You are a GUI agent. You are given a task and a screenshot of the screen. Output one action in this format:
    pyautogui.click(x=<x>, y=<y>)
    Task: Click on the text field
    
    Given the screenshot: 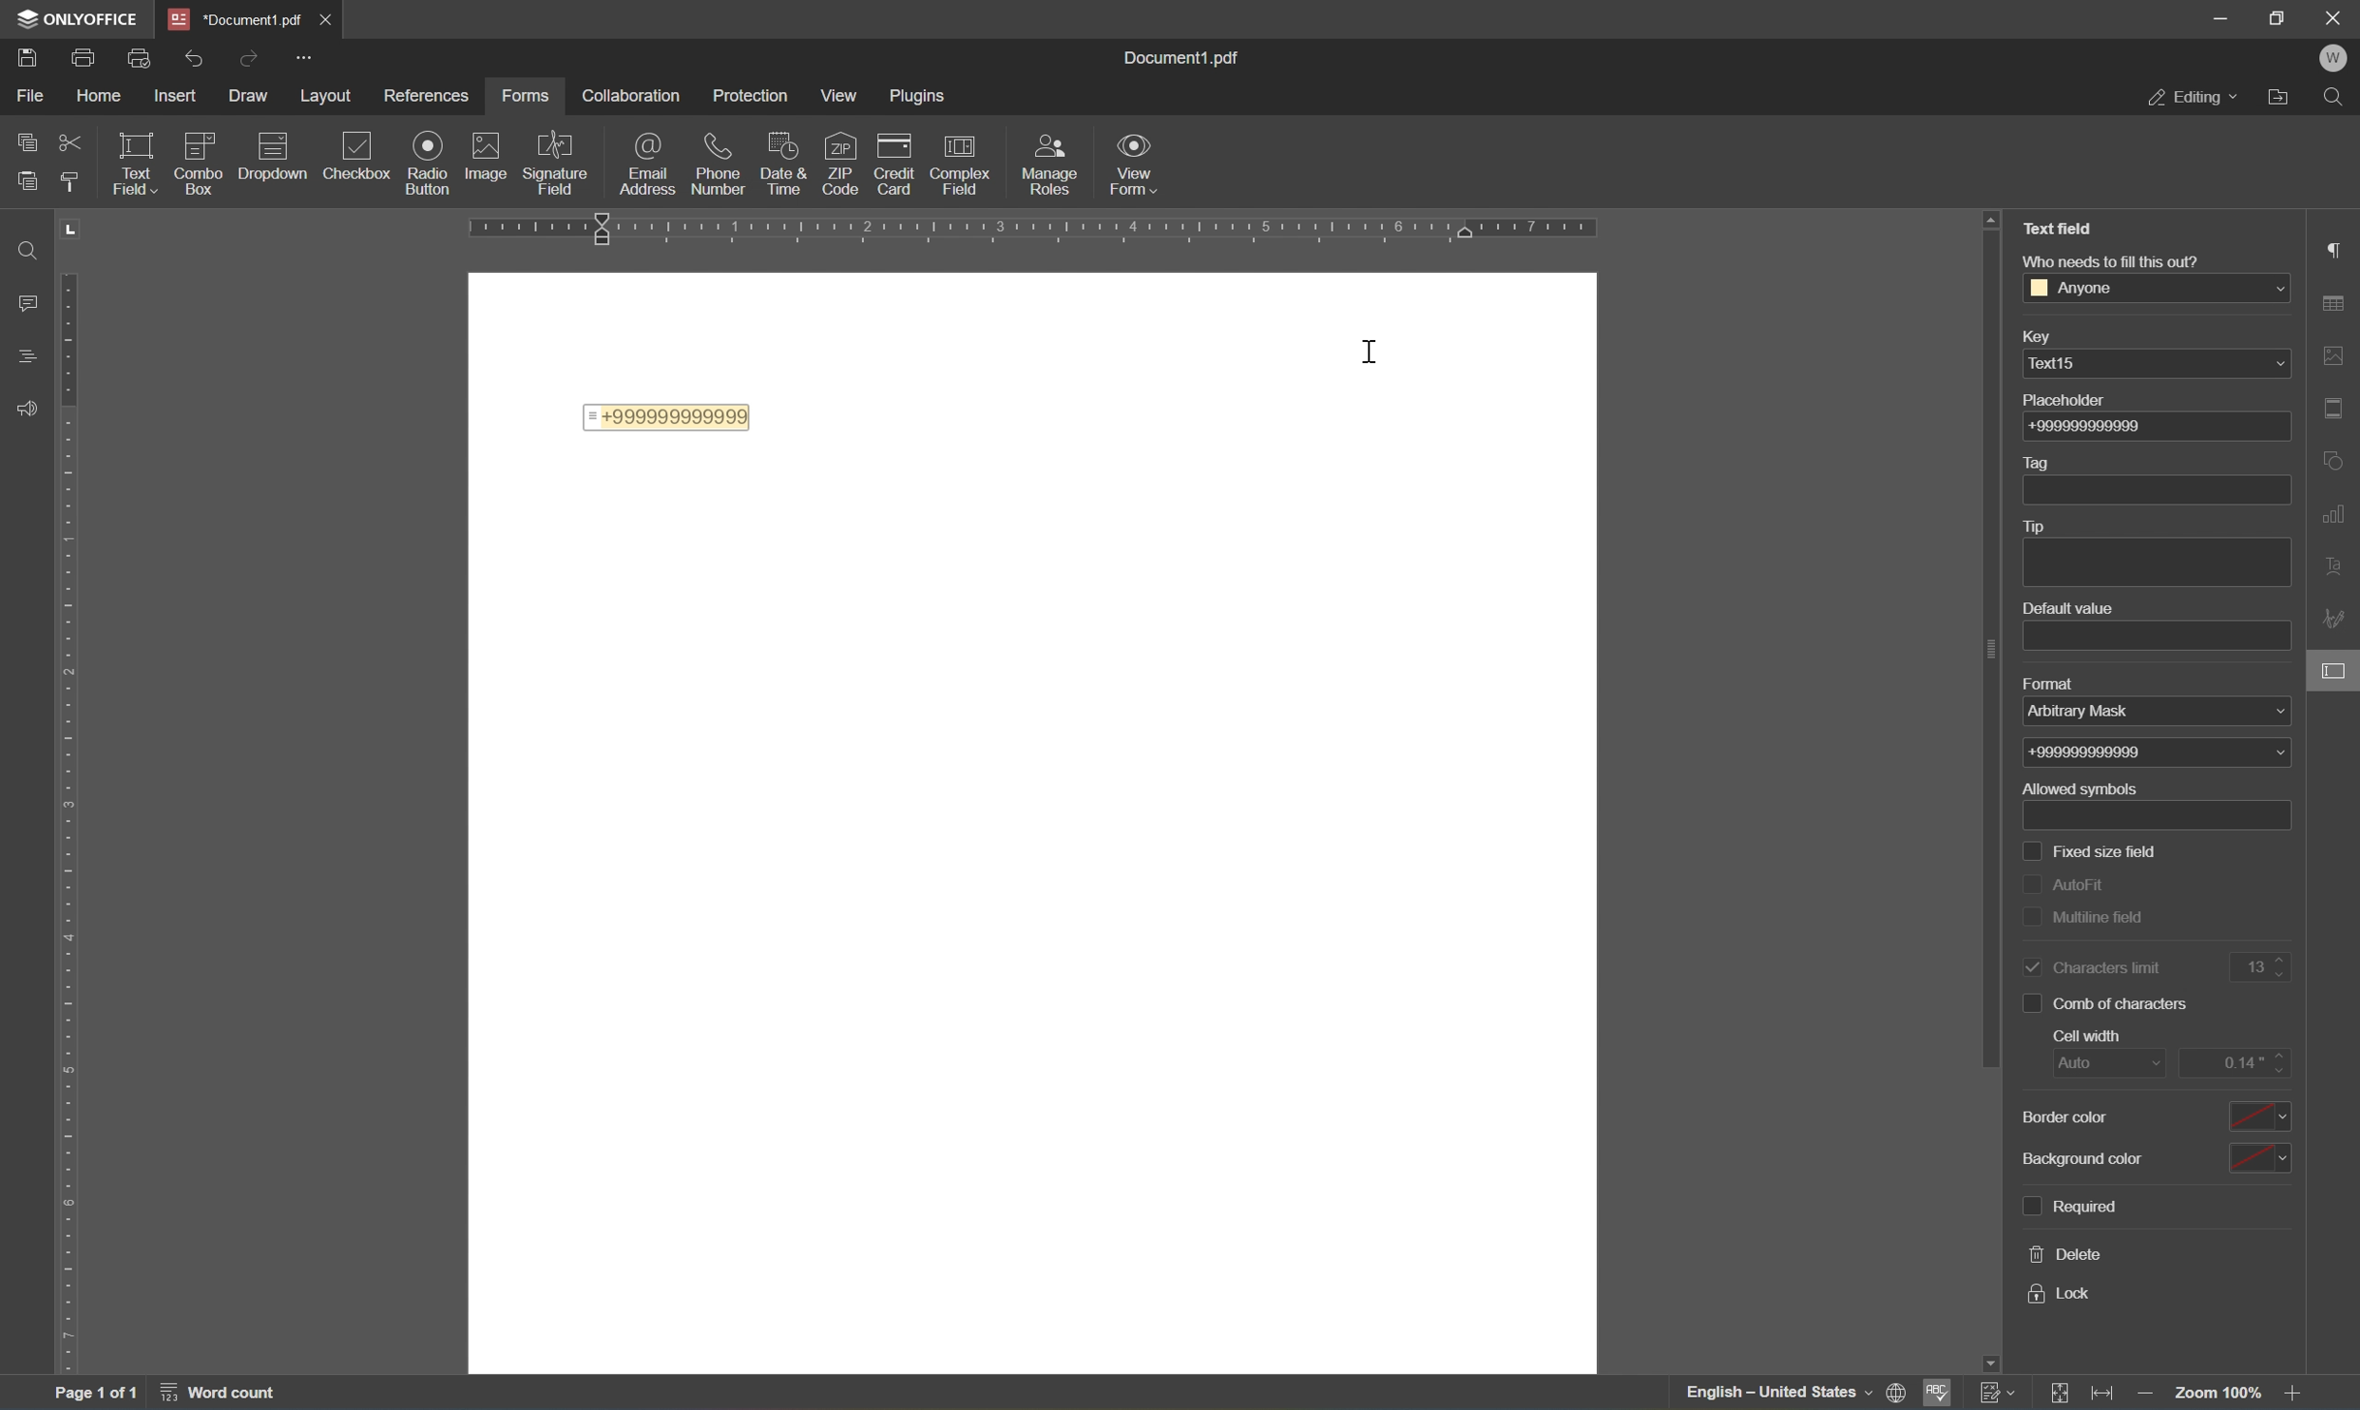 What is the action you would take?
    pyautogui.click(x=138, y=167)
    